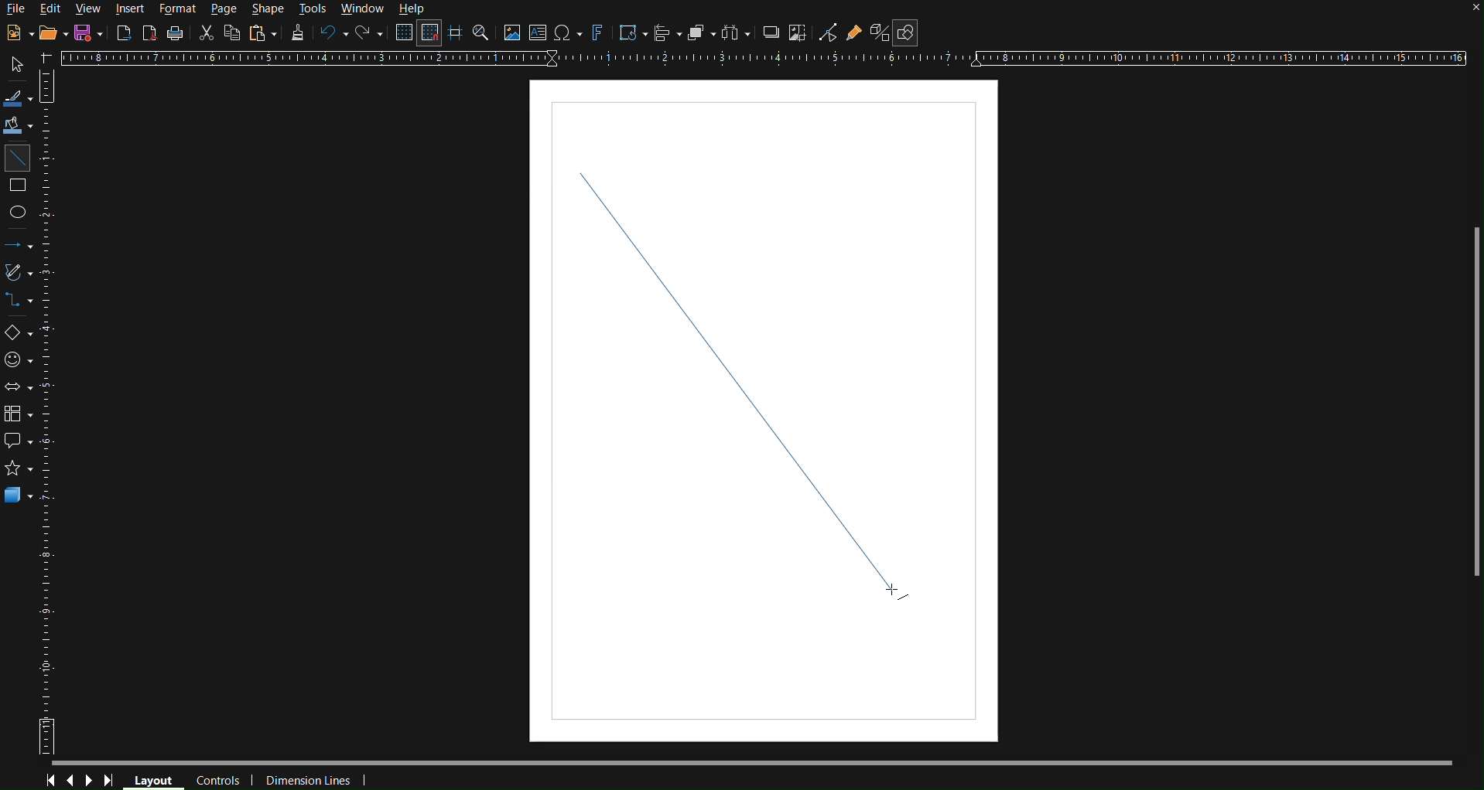 The image size is (1484, 790). I want to click on Fill Color, so click(19, 126).